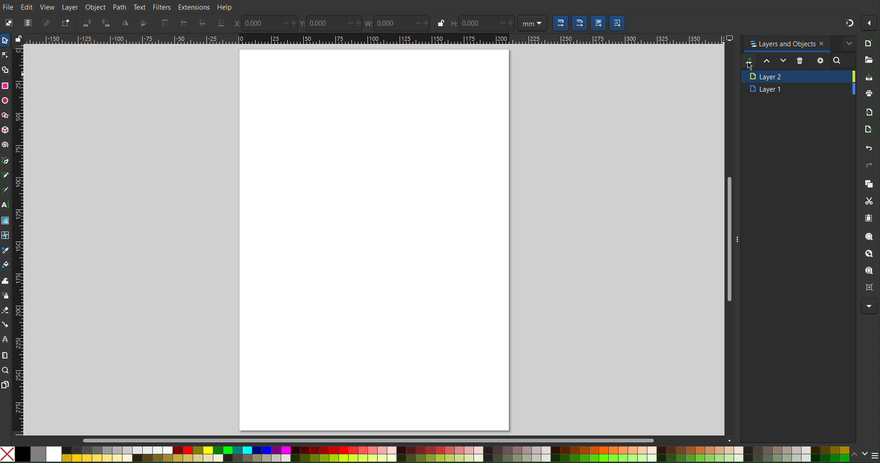  I want to click on Zoom Tool, so click(7, 369).